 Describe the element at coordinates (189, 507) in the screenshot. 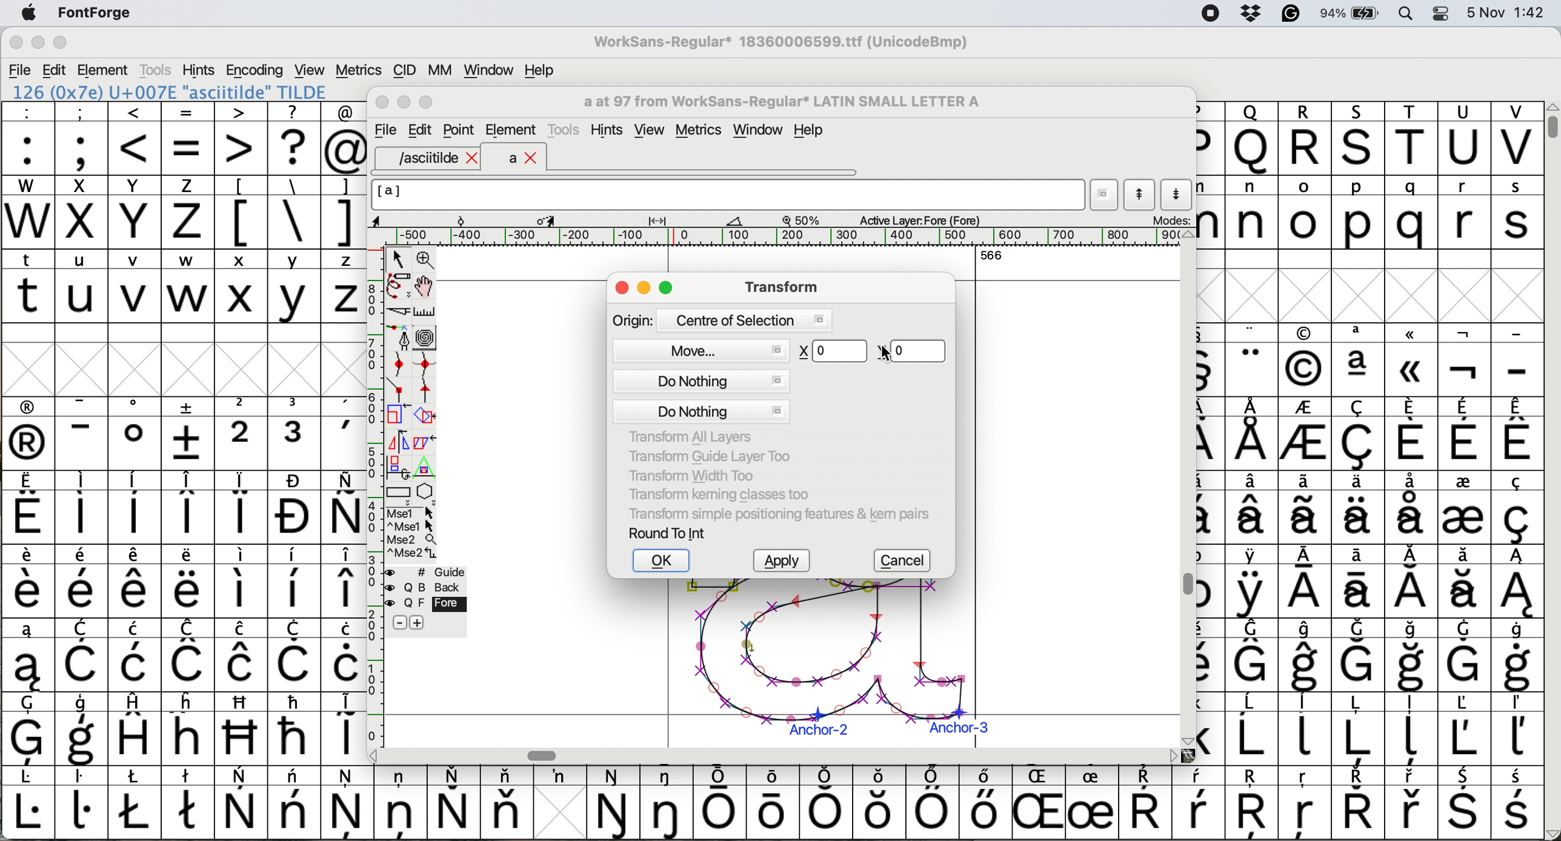

I see `symbol` at that location.